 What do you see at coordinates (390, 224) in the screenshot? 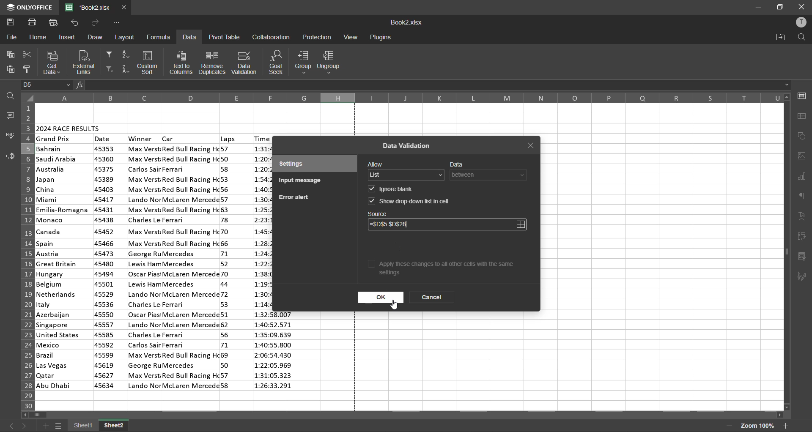
I see `source updated` at bounding box center [390, 224].